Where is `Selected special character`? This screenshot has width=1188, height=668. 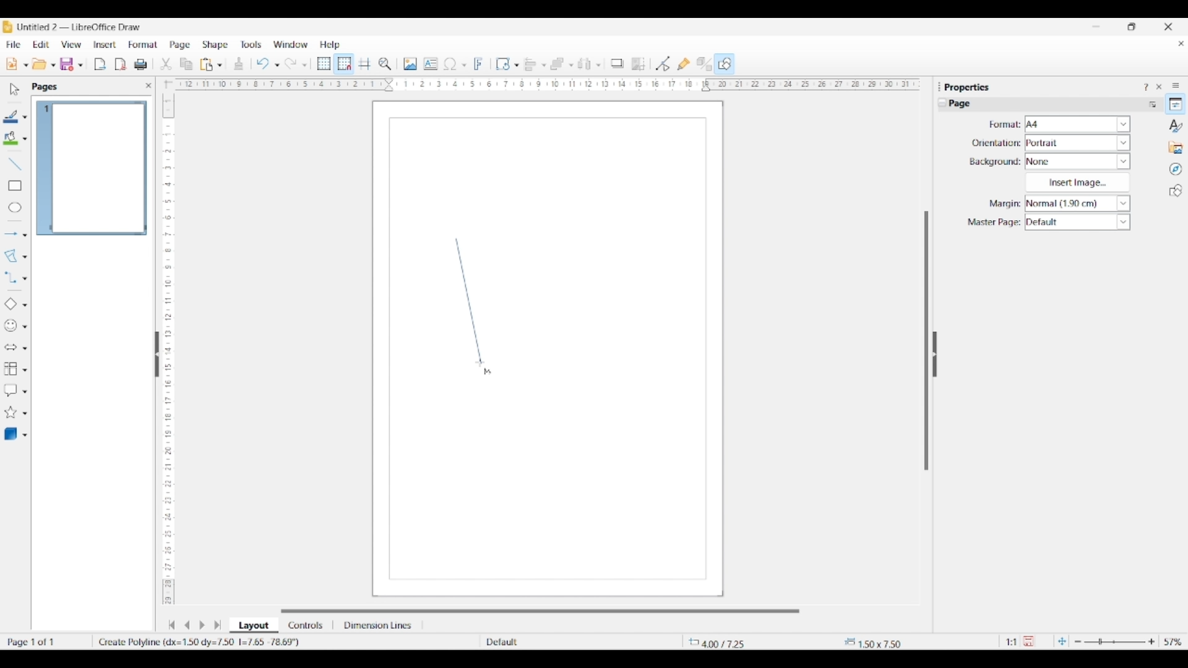 Selected special character is located at coordinates (450, 64).